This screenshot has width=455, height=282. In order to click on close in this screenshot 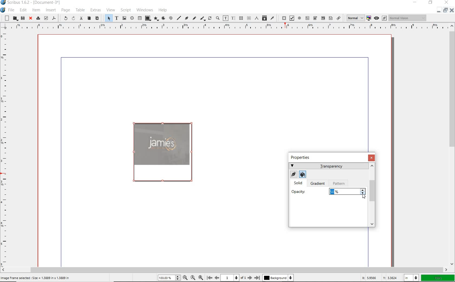, I will do `click(31, 18)`.